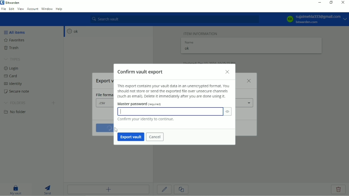  What do you see at coordinates (319, 3) in the screenshot?
I see `Minimize` at bounding box center [319, 3].